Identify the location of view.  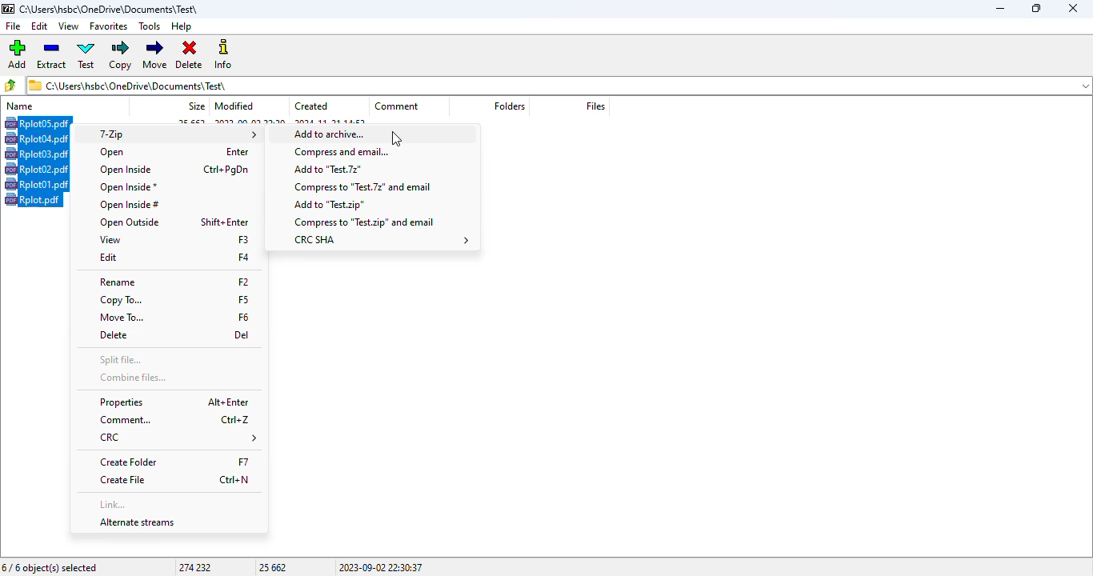
(174, 240).